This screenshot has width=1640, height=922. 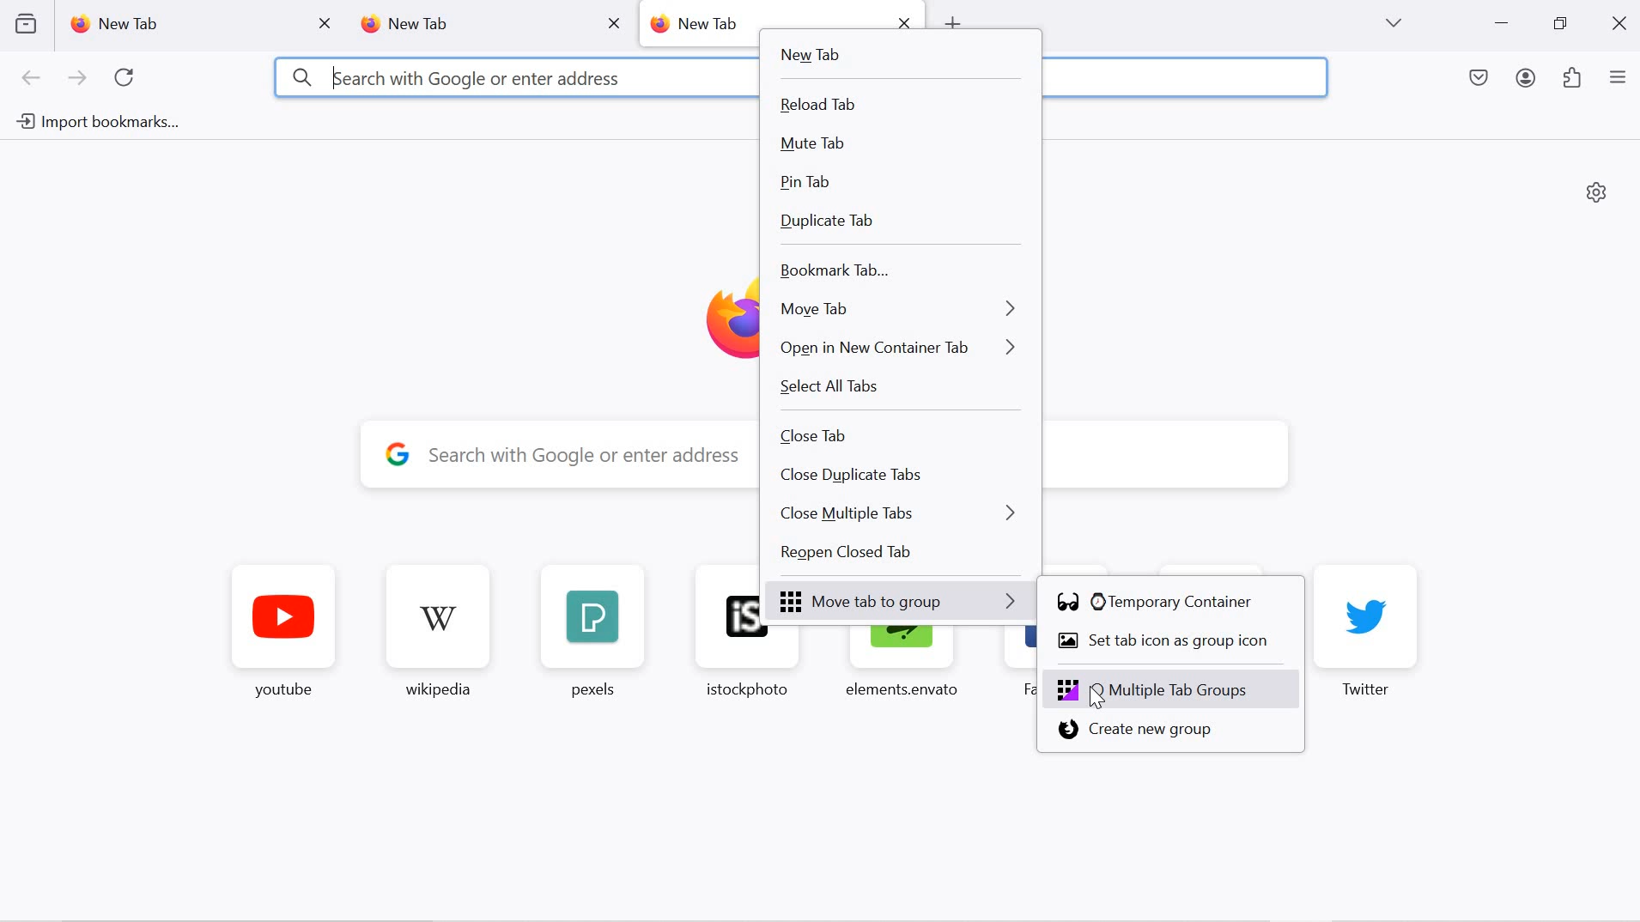 I want to click on mute tab, so click(x=893, y=146).